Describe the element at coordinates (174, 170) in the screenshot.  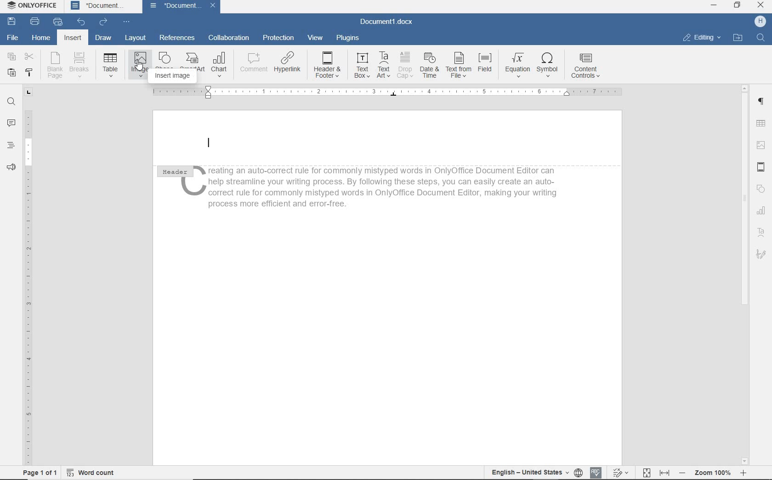
I see `HEADER` at that location.